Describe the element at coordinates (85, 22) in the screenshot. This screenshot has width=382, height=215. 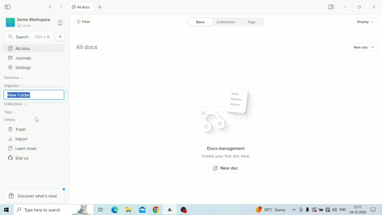
I see `Filter` at that location.